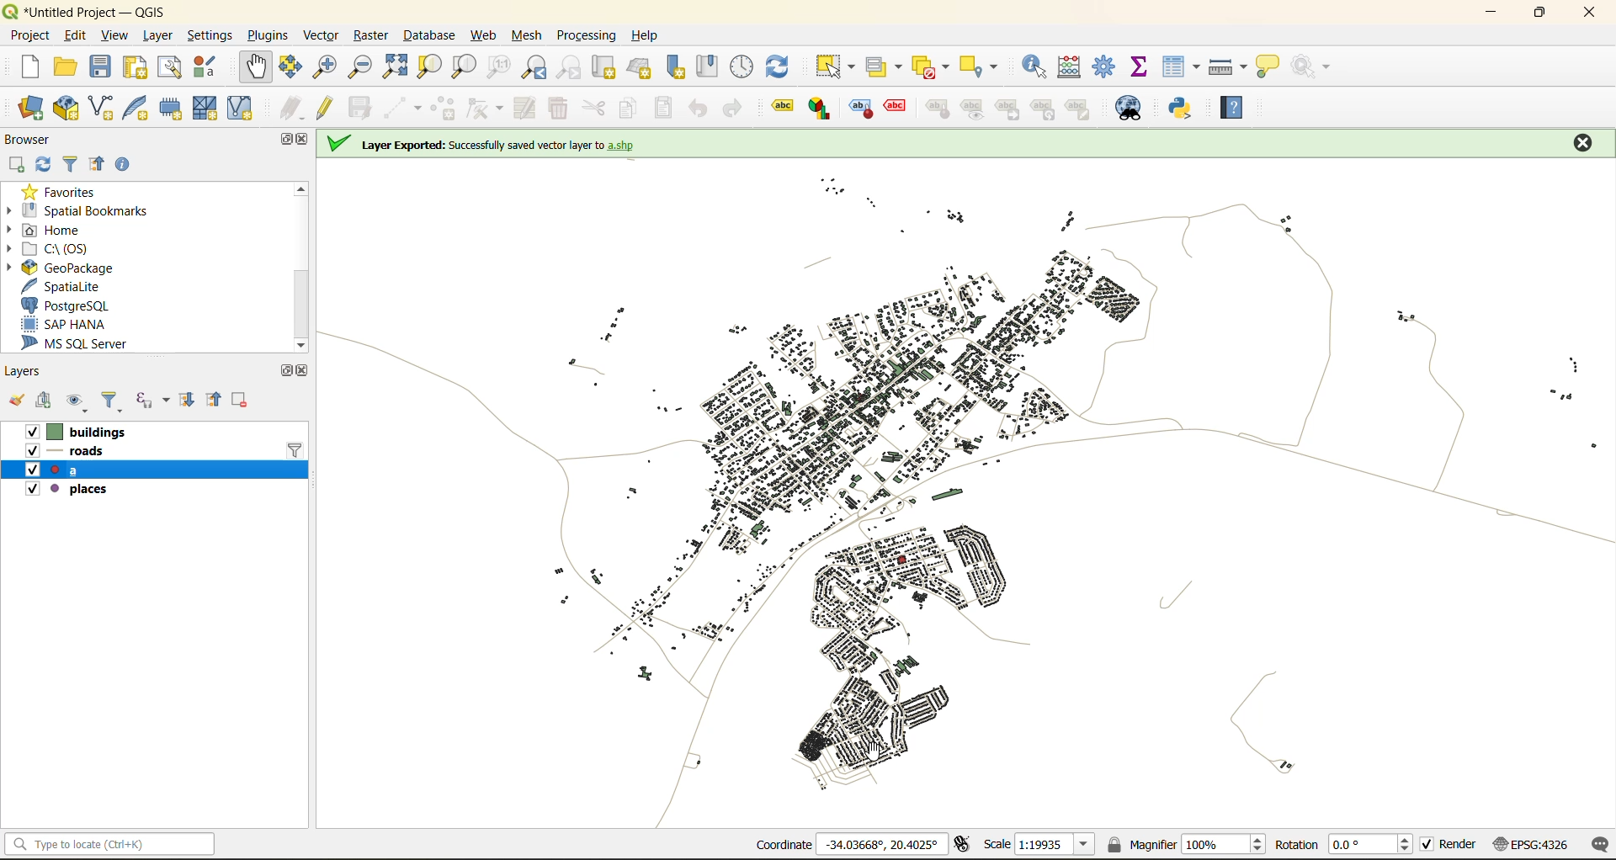 The image size is (1616, 860). I want to click on view, so click(116, 34).